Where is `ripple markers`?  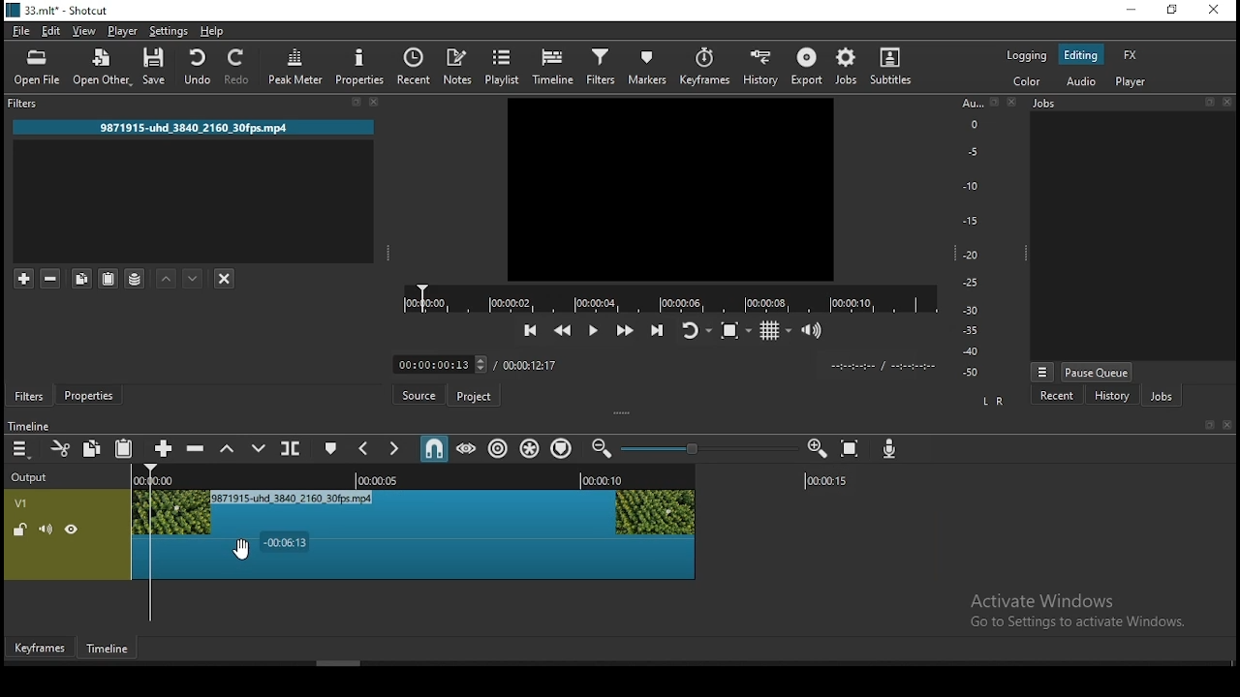 ripple markers is located at coordinates (564, 448).